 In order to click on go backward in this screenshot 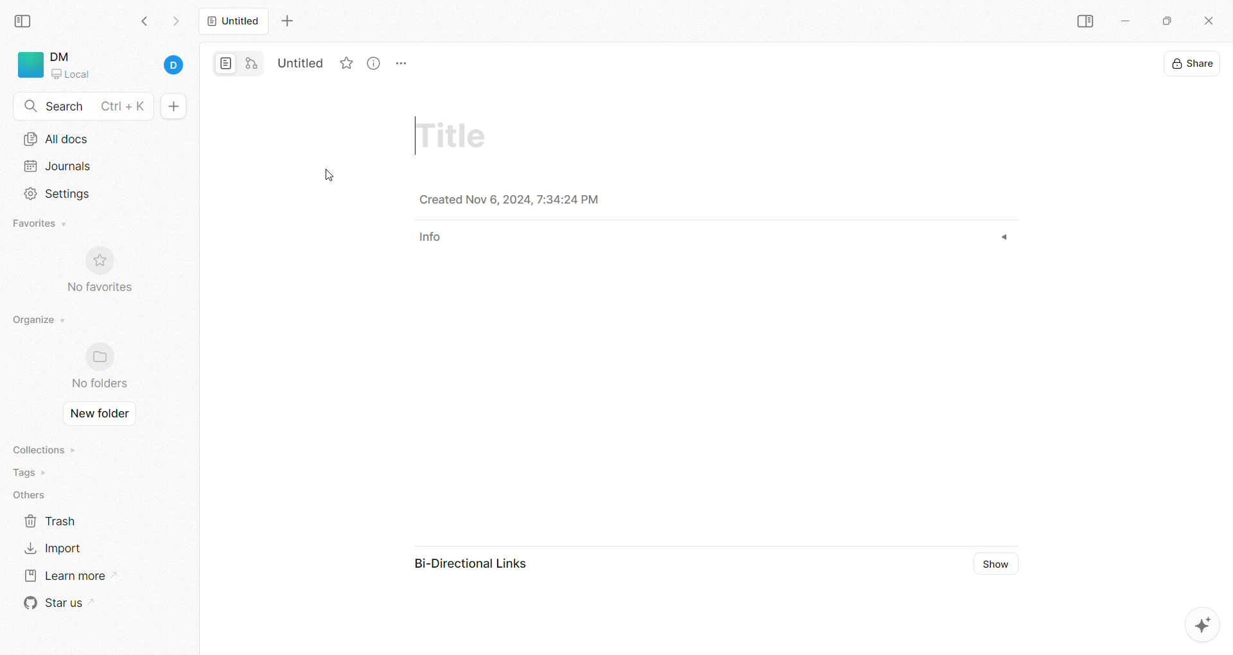, I will do `click(144, 21)`.